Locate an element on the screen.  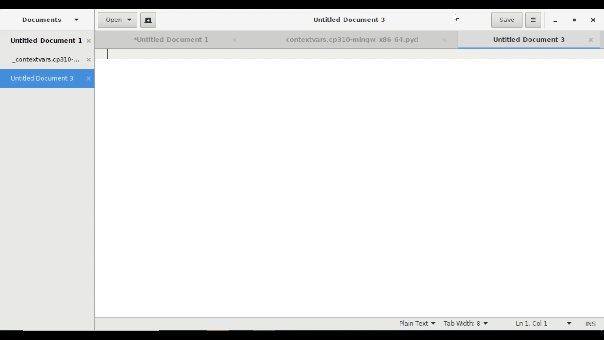
Close is located at coordinates (447, 40).